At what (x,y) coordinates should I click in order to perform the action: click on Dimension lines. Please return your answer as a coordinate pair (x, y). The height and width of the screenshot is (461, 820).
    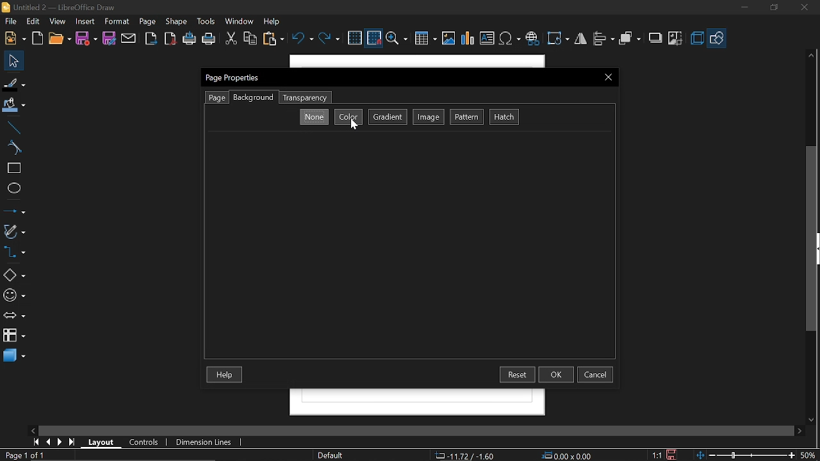
    Looking at the image, I should click on (201, 441).